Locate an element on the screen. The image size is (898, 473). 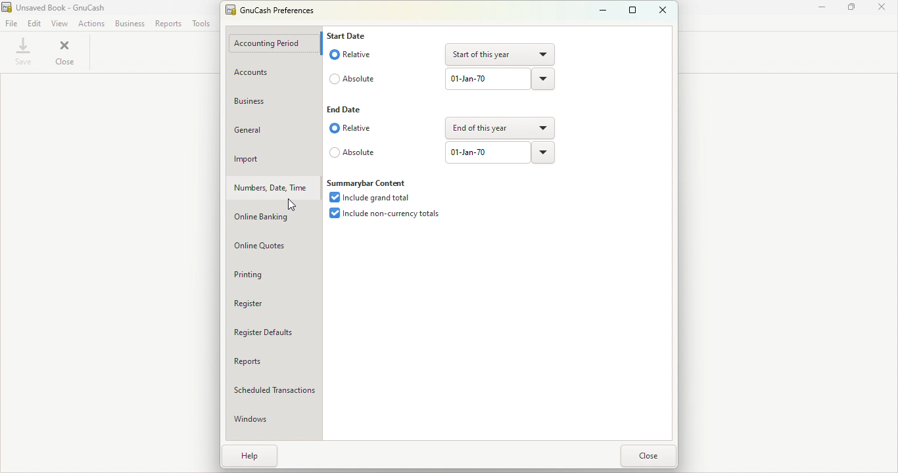
Maximize is located at coordinates (634, 11).